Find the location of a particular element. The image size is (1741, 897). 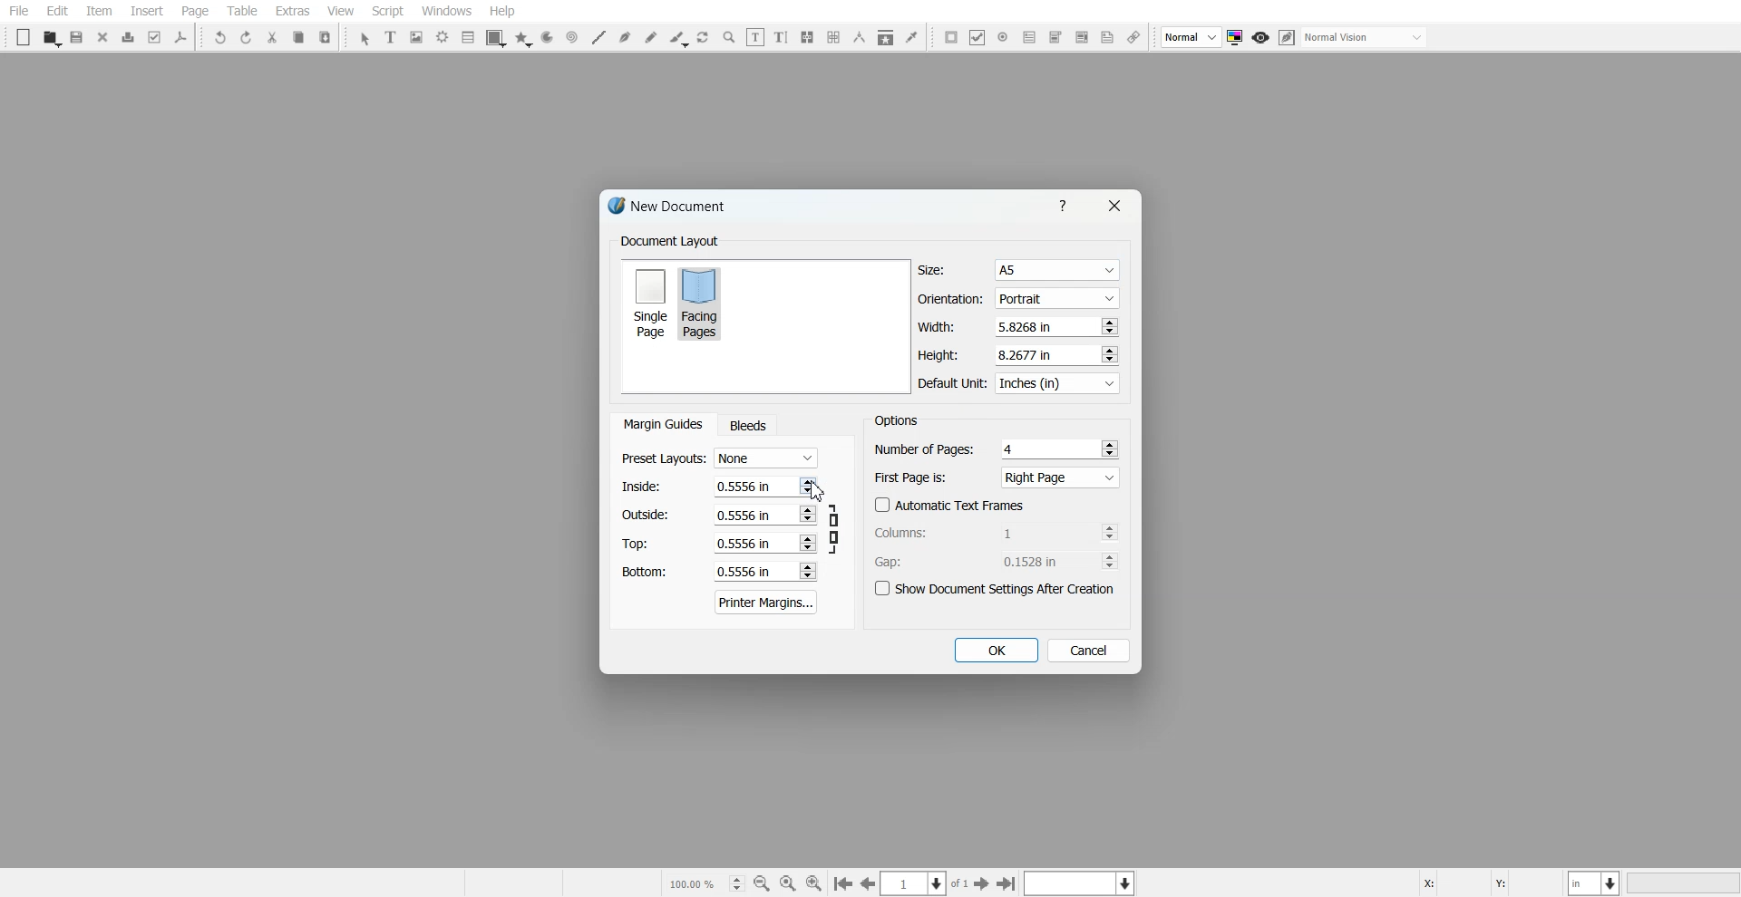

Orientation is located at coordinates (1019, 299).